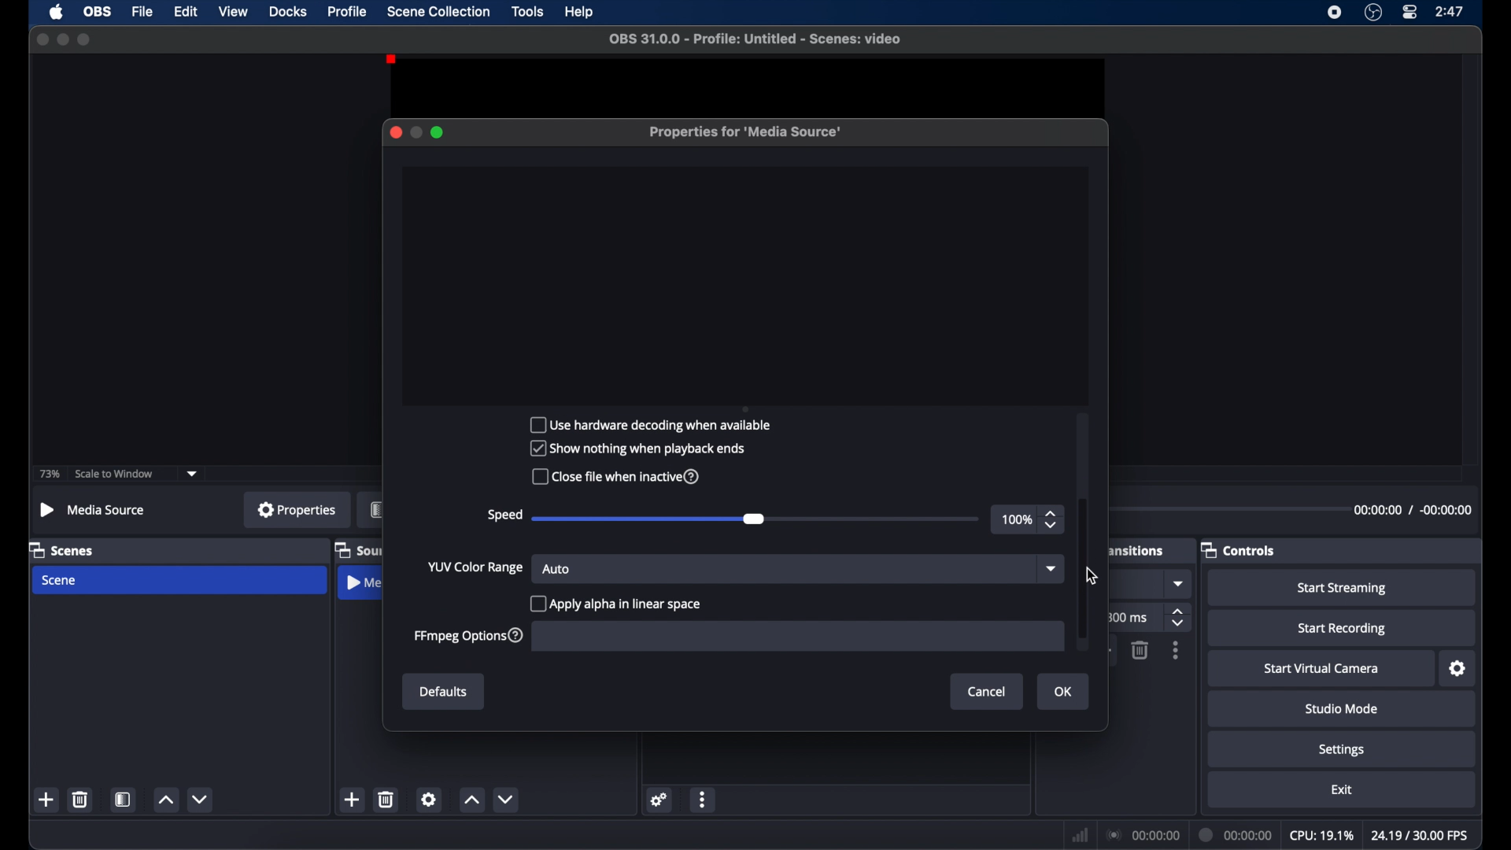 The height and width of the screenshot is (850, 1511). Describe the element at coordinates (755, 39) in the screenshot. I see `file name` at that location.